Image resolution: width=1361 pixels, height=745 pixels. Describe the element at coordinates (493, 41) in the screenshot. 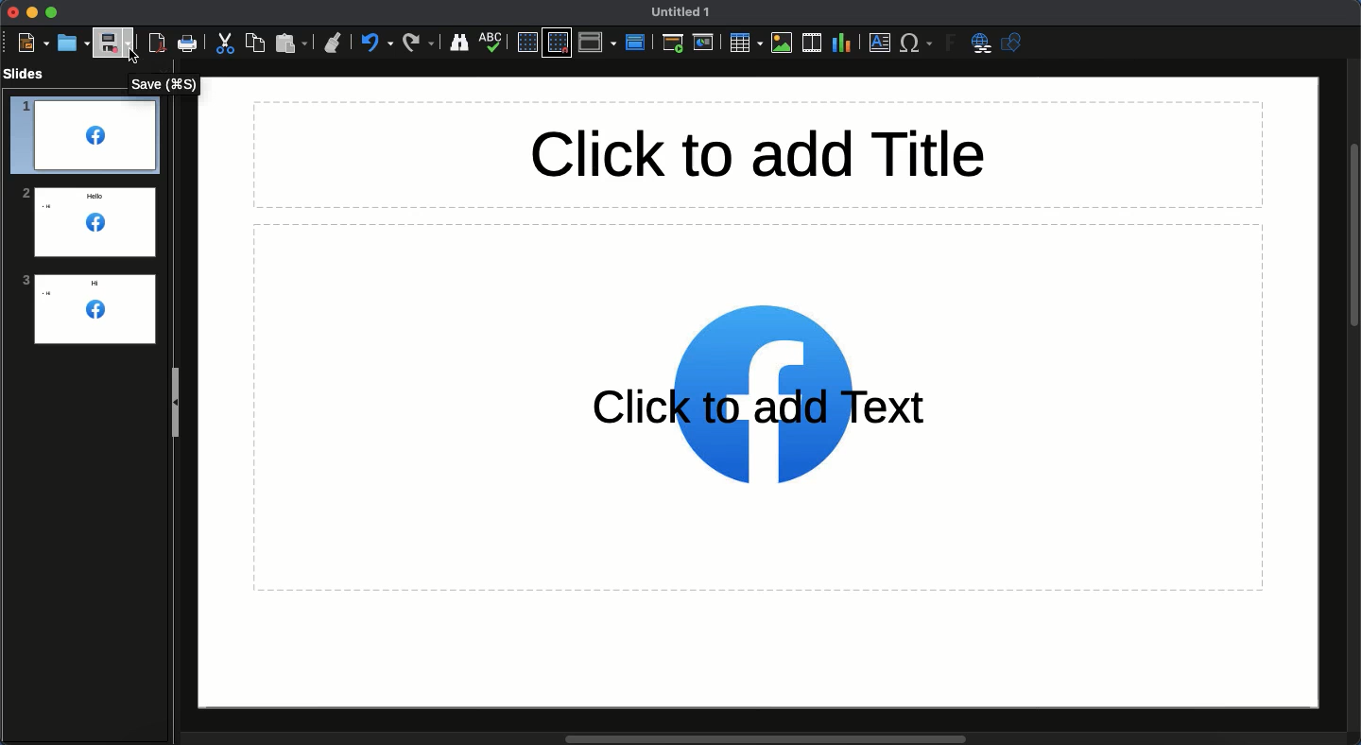

I see `Spelling` at that location.